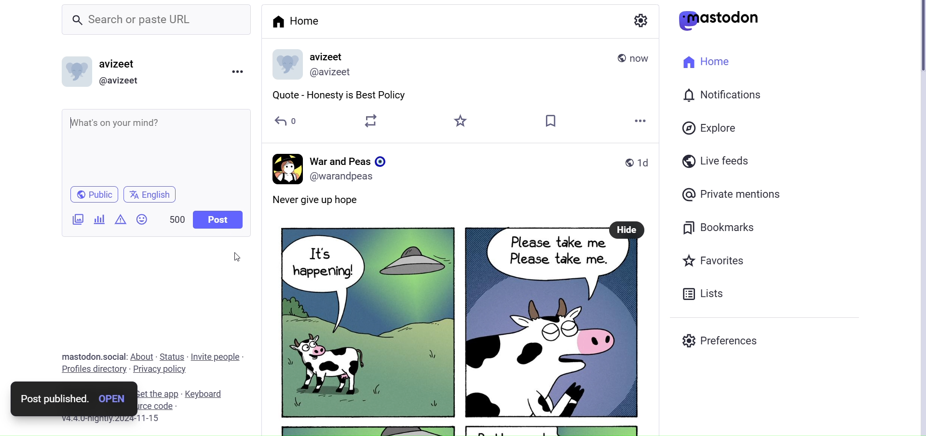  What do you see at coordinates (91, 368) in the screenshot?
I see `profiles directory` at bounding box center [91, 368].